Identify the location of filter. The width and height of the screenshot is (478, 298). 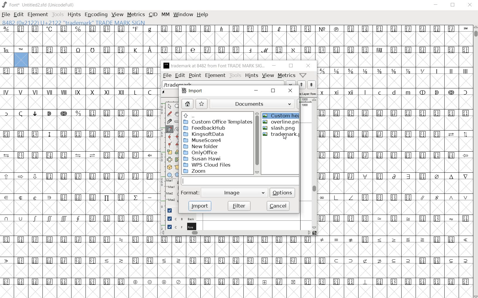
(239, 205).